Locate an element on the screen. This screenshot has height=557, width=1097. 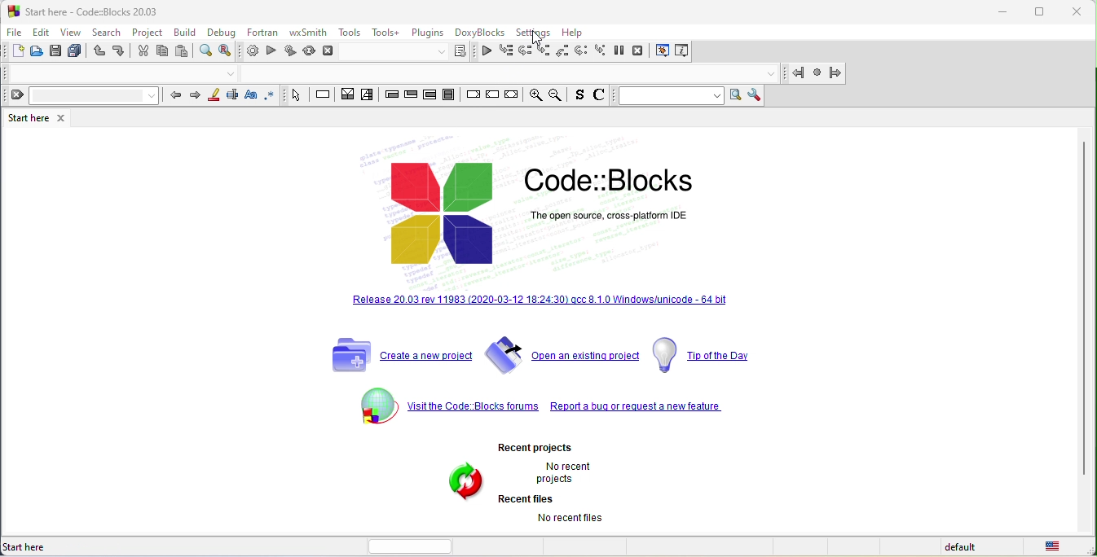
build and run is located at coordinates (293, 51).